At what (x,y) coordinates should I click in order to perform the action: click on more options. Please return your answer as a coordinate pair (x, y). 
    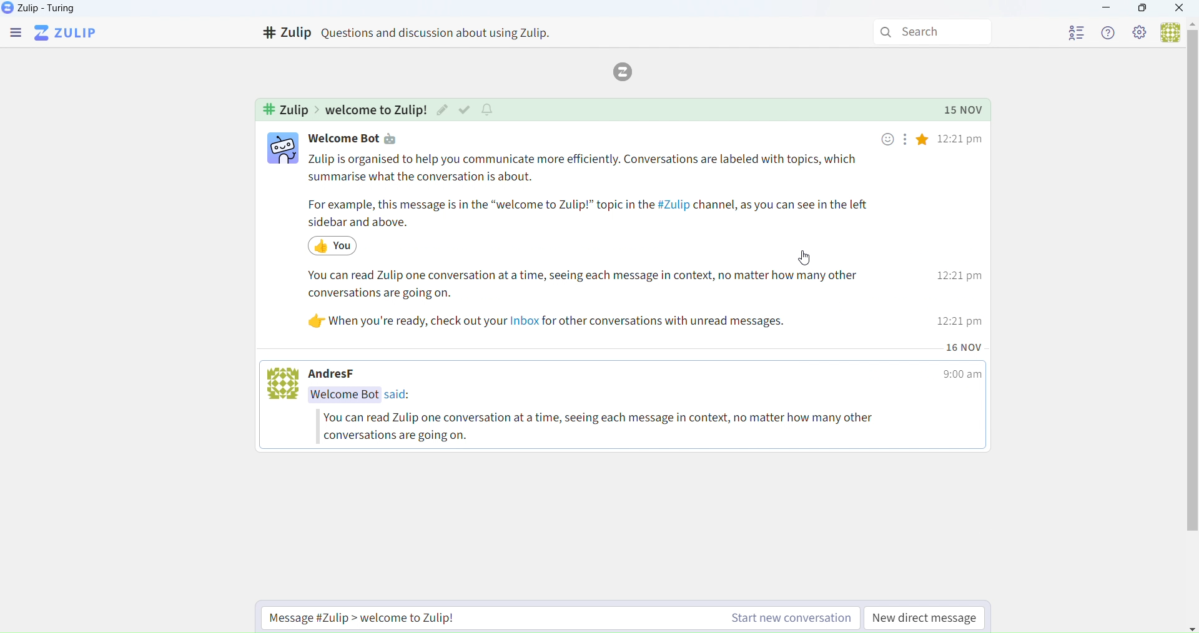
    Looking at the image, I should click on (904, 142).